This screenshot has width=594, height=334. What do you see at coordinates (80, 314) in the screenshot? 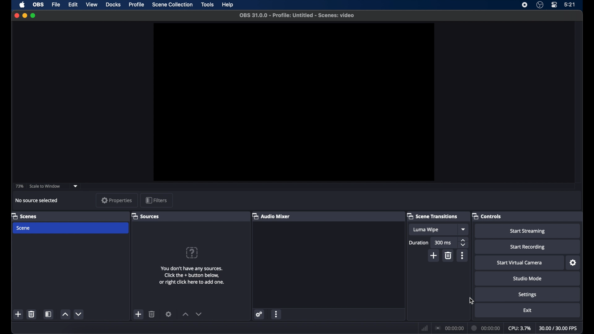
I see `decrement` at bounding box center [80, 314].